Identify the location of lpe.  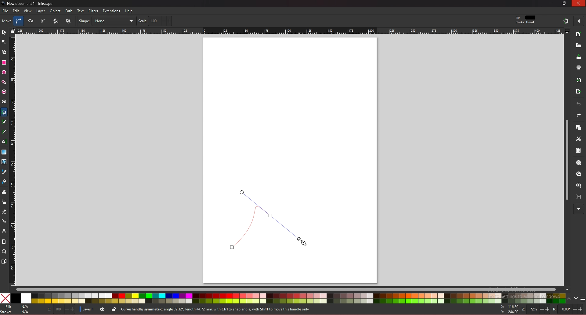
(4, 231).